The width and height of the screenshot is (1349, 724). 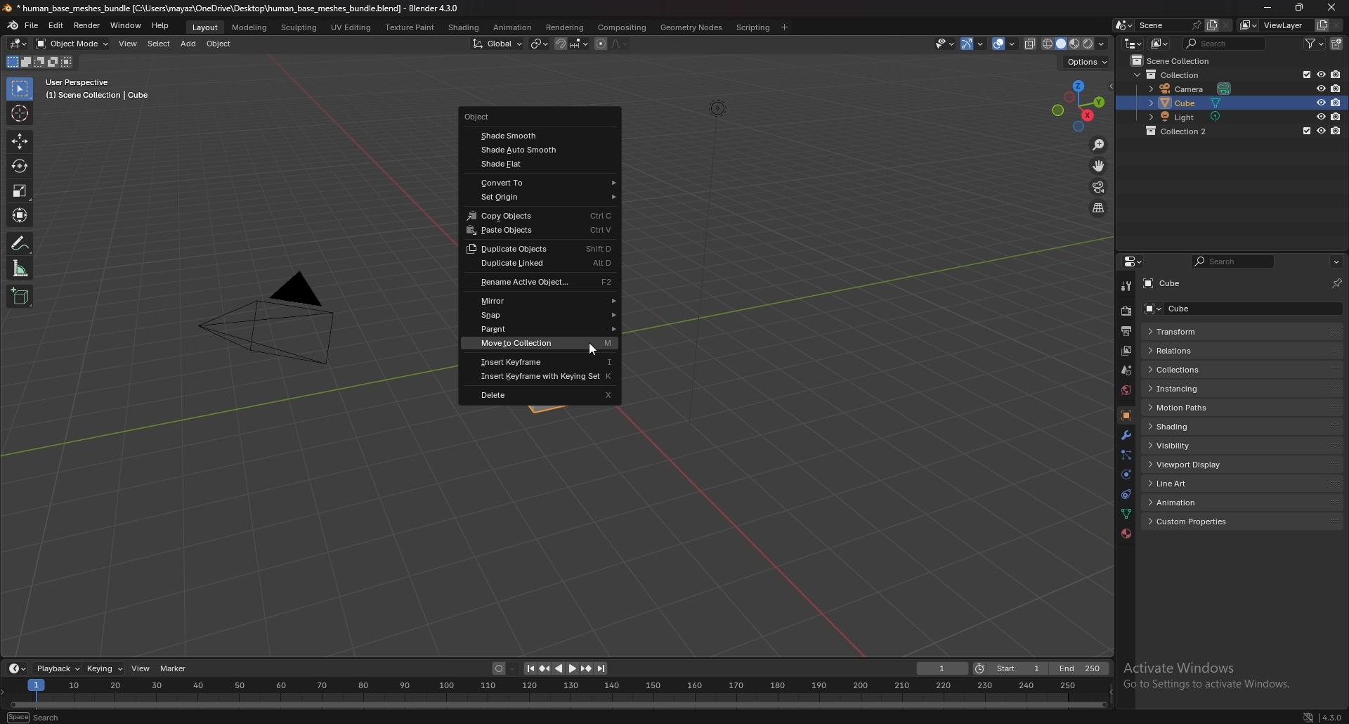 What do you see at coordinates (56, 27) in the screenshot?
I see `edit` at bounding box center [56, 27].